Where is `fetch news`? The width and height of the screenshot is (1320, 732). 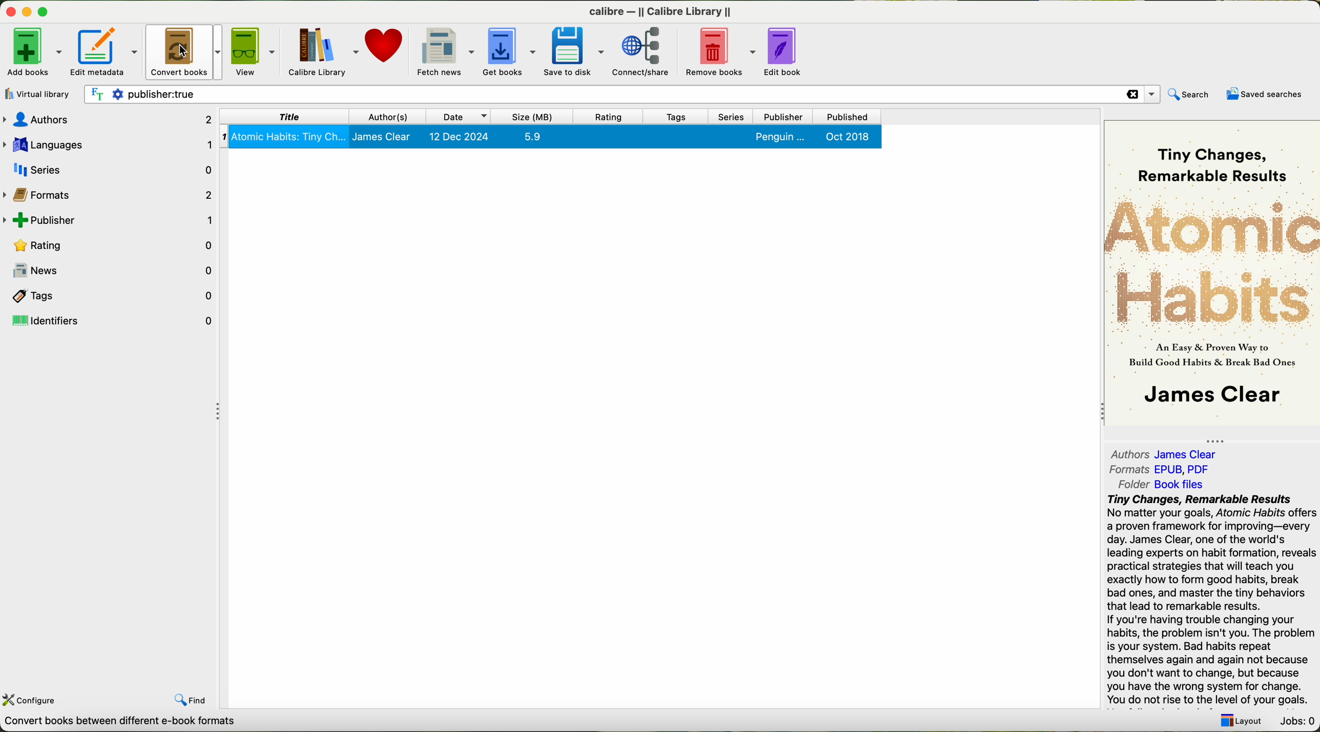 fetch news is located at coordinates (444, 51).